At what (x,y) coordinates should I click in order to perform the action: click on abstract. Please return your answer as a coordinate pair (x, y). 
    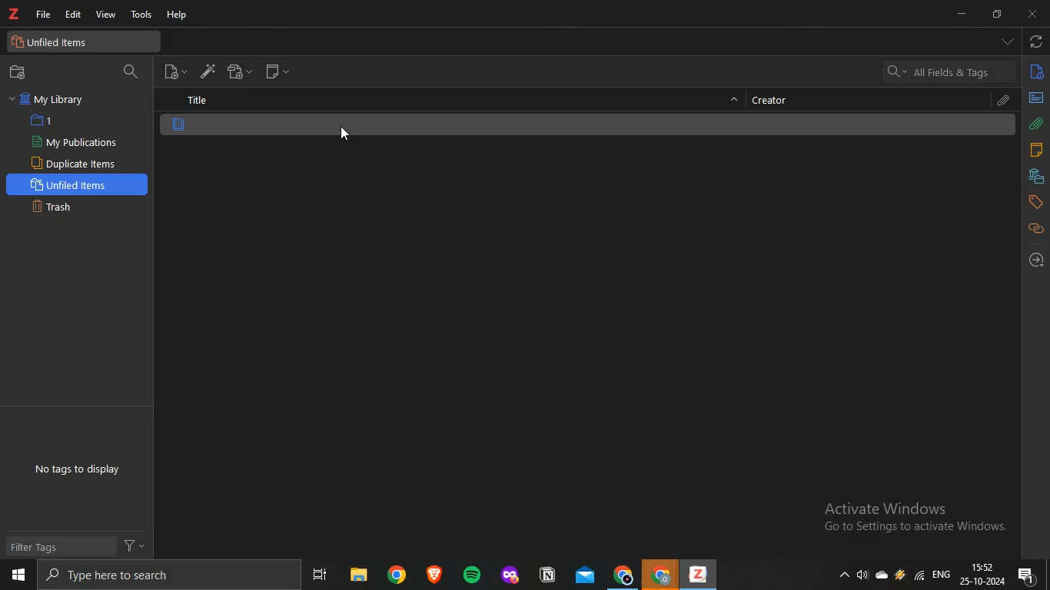
    Looking at the image, I should click on (1035, 98).